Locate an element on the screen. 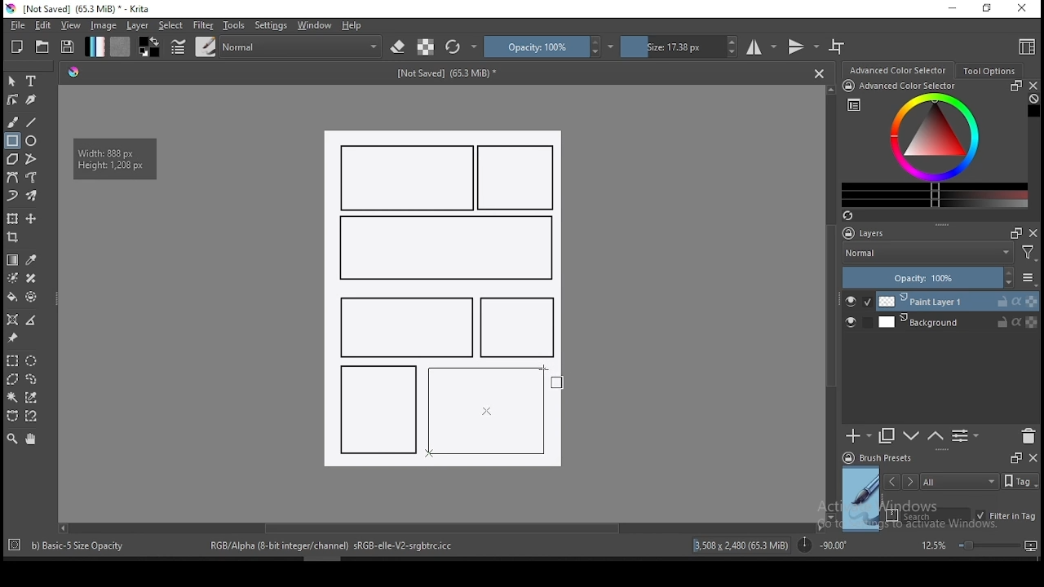 Image resolution: width=1044 pixels, height=587 pixels. new rectangle is located at coordinates (378, 408).